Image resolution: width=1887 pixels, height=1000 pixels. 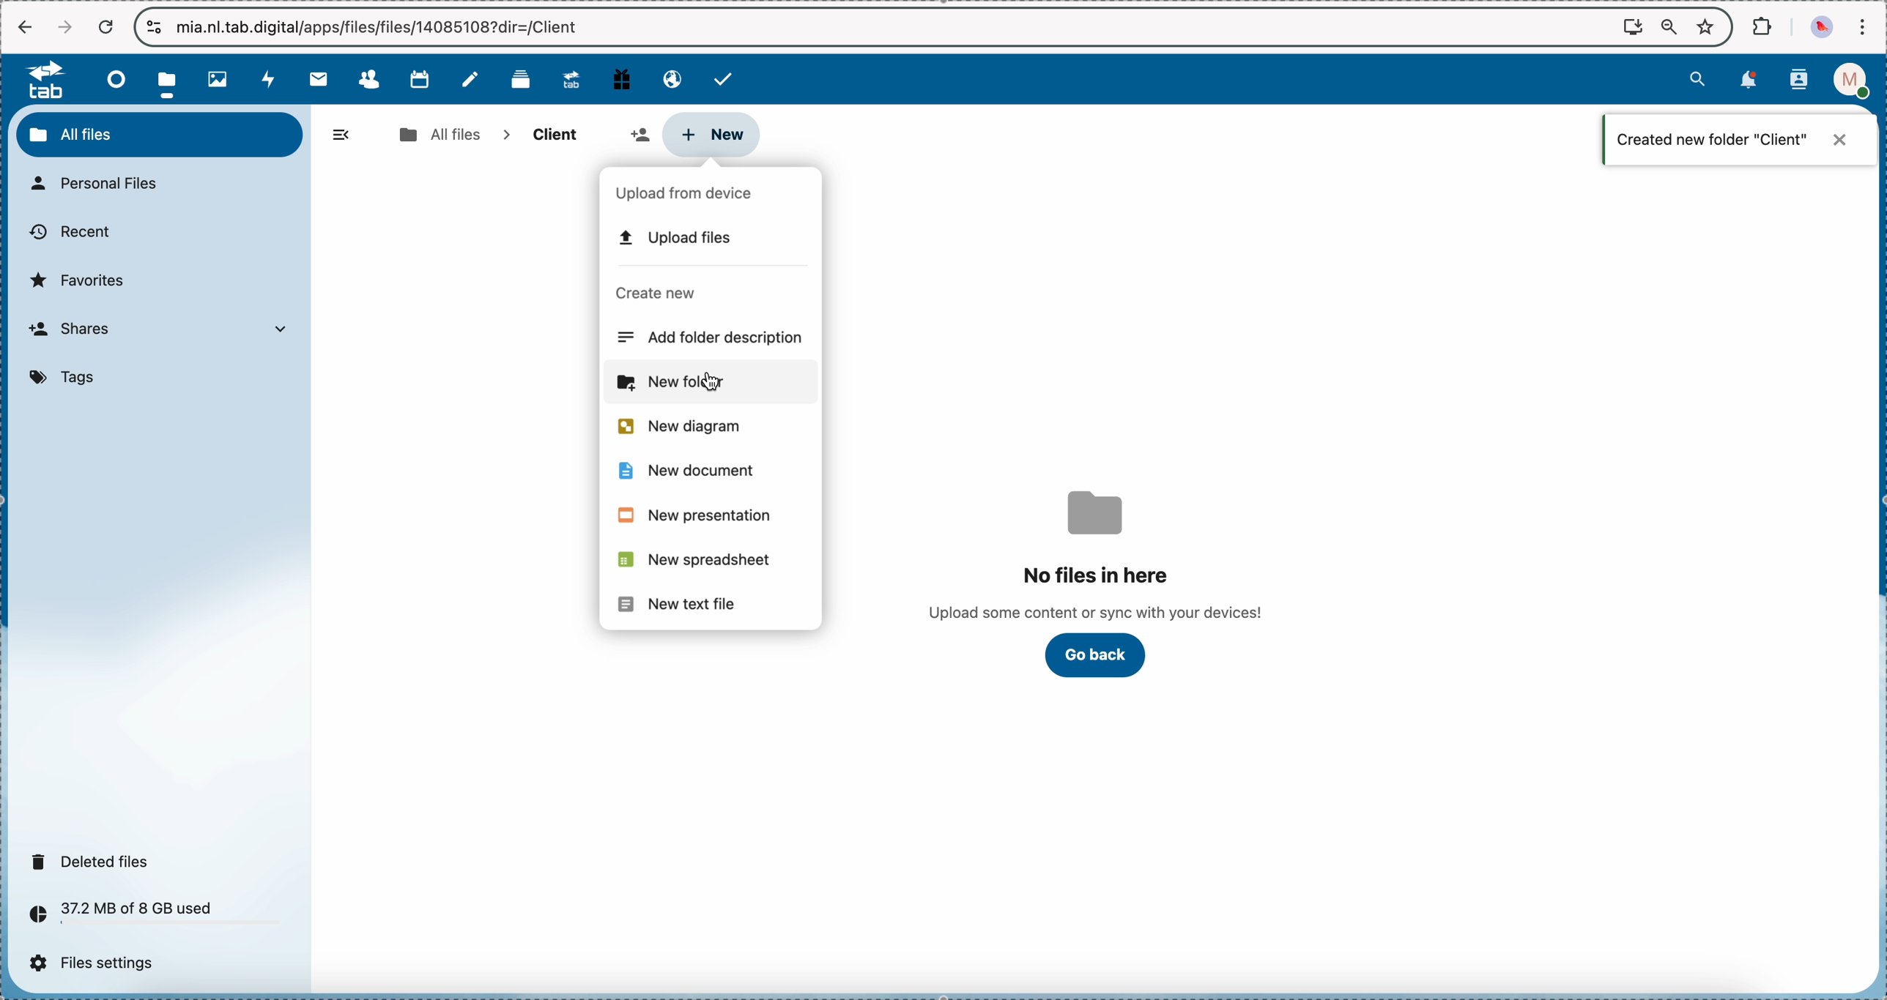 What do you see at coordinates (473, 80) in the screenshot?
I see `notes` at bounding box center [473, 80].